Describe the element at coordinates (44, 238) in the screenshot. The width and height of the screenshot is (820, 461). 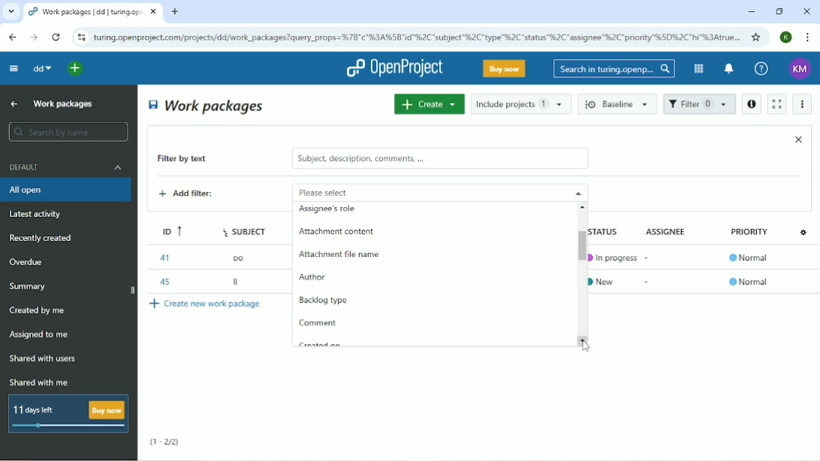
I see `Recently created` at that location.